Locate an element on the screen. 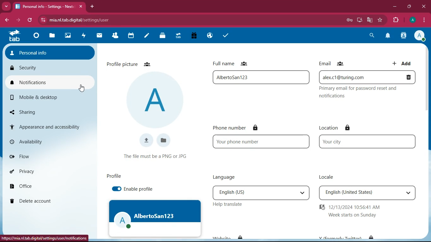  images is located at coordinates (69, 36).